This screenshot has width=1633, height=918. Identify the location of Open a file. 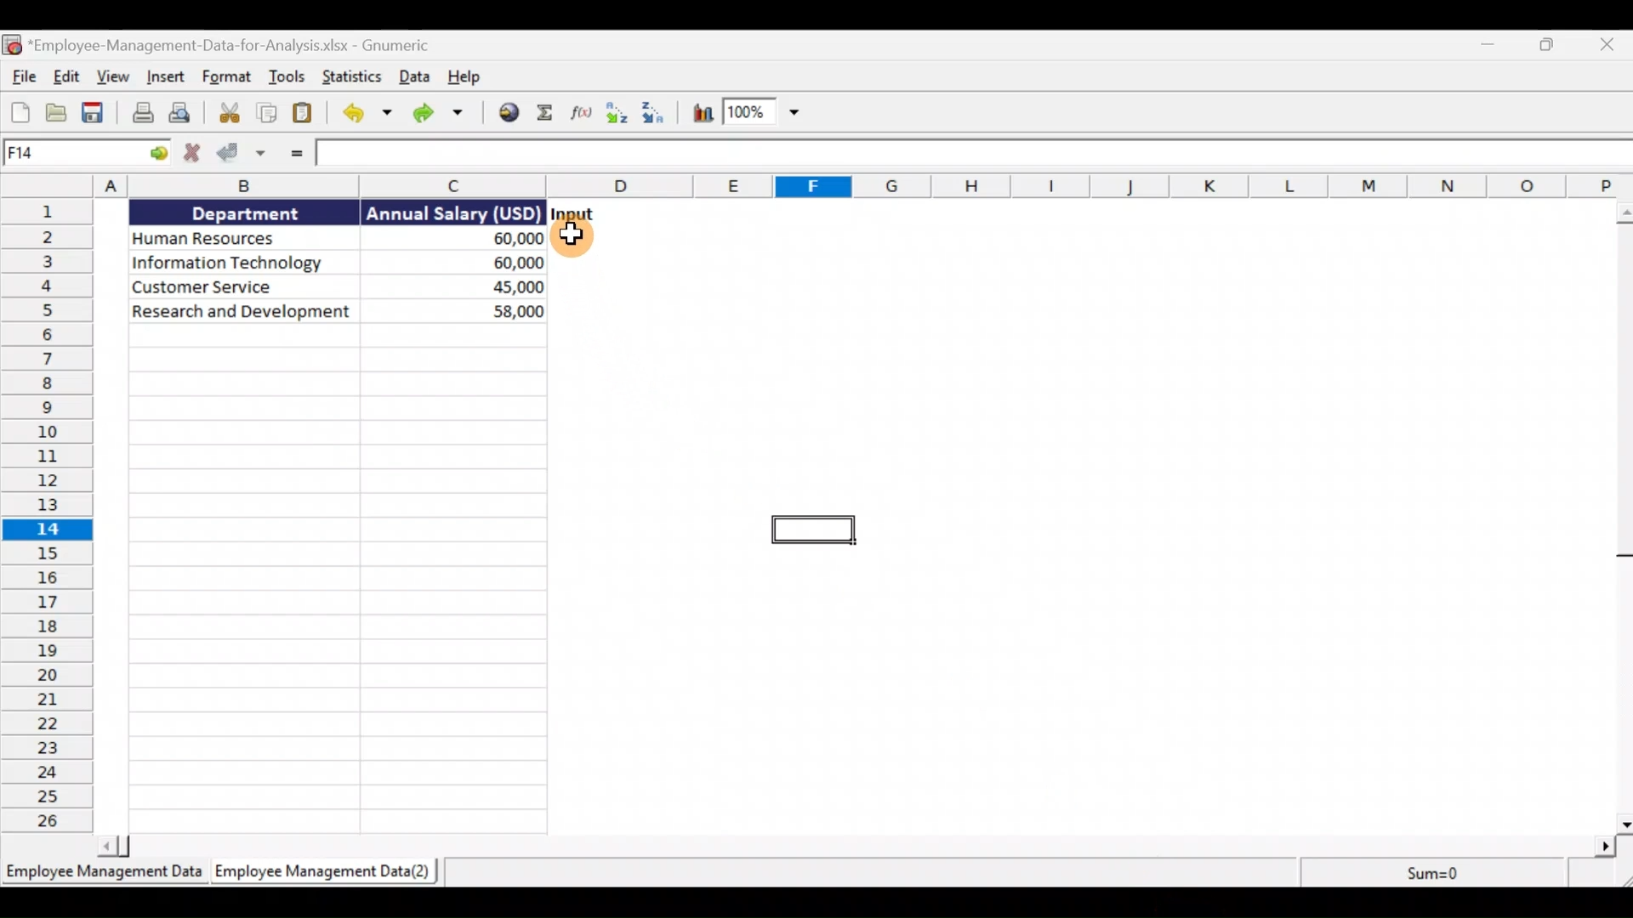
(53, 112).